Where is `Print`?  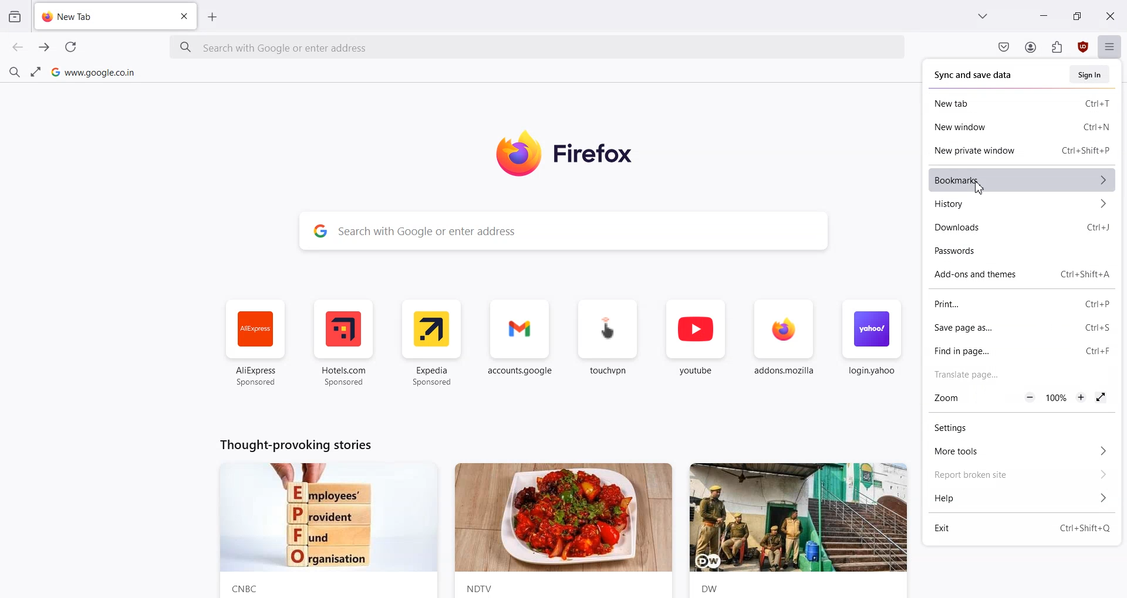
Print is located at coordinates (998, 304).